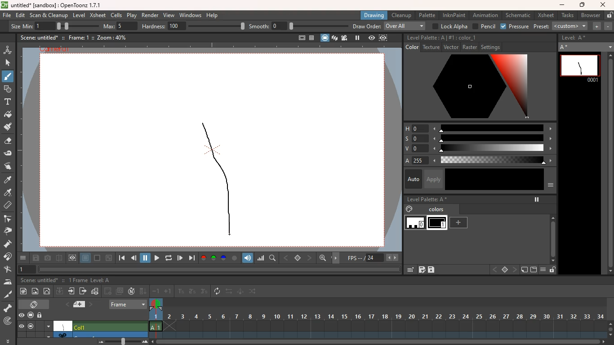  I want to click on back, so click(494, 270).